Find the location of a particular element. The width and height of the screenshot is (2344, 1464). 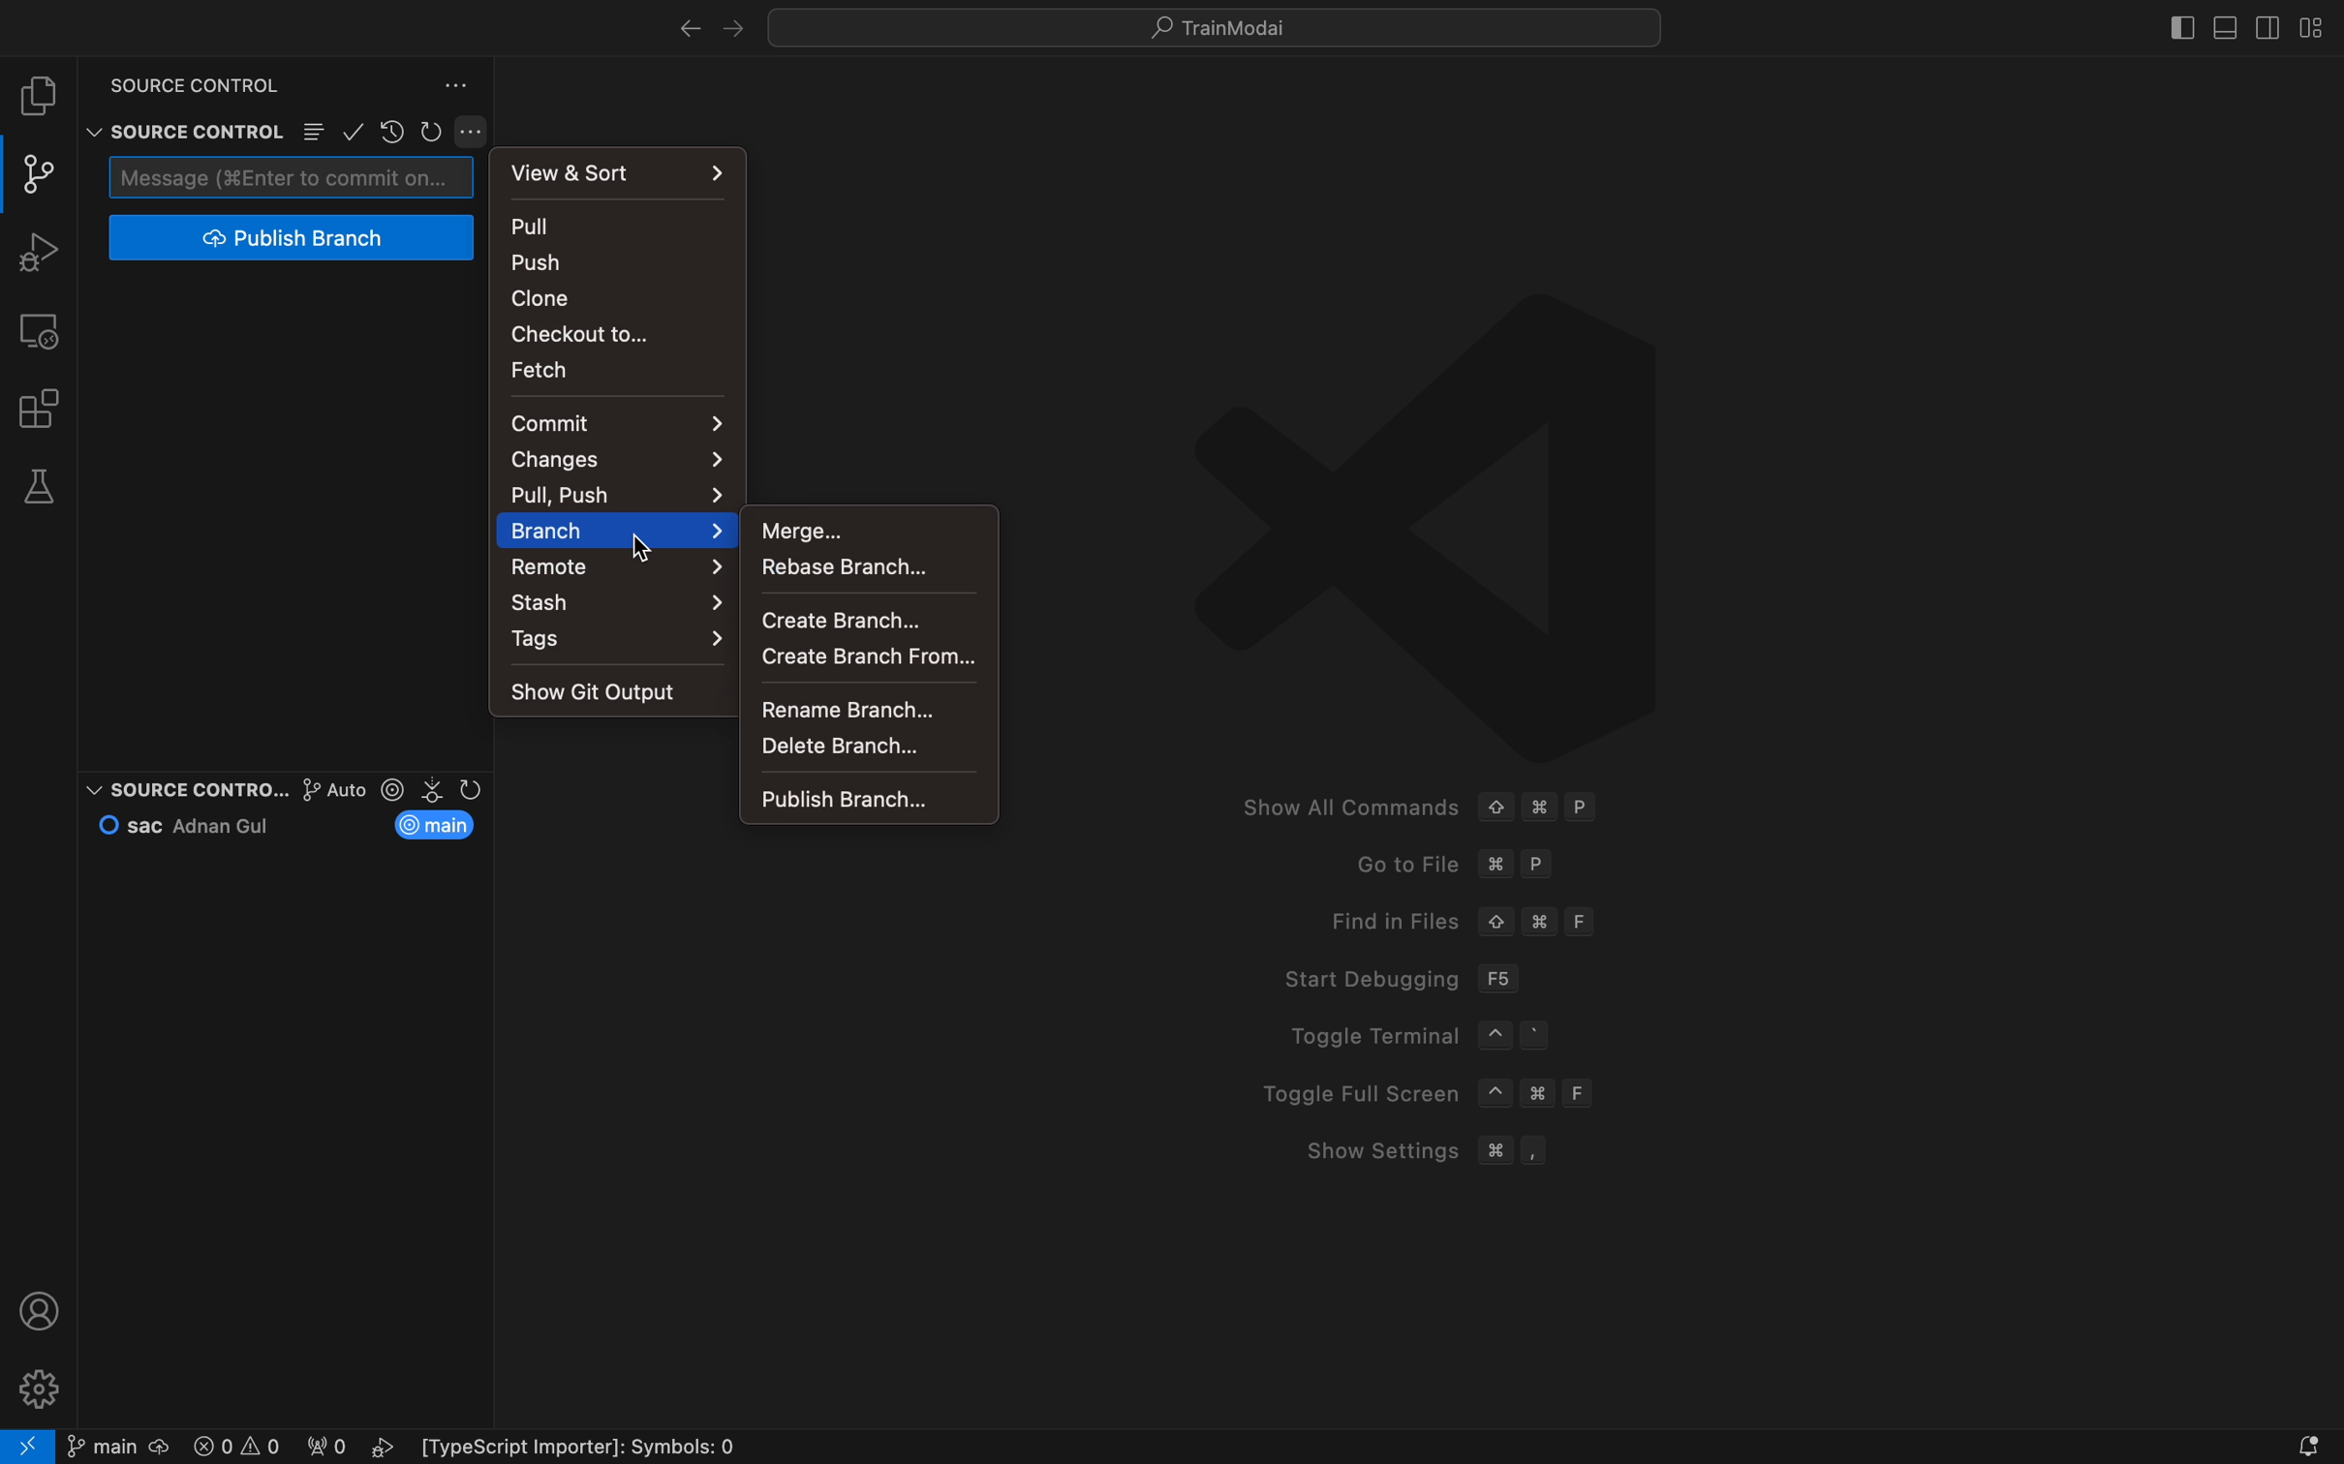

ok is located at coordinates (355, 131).